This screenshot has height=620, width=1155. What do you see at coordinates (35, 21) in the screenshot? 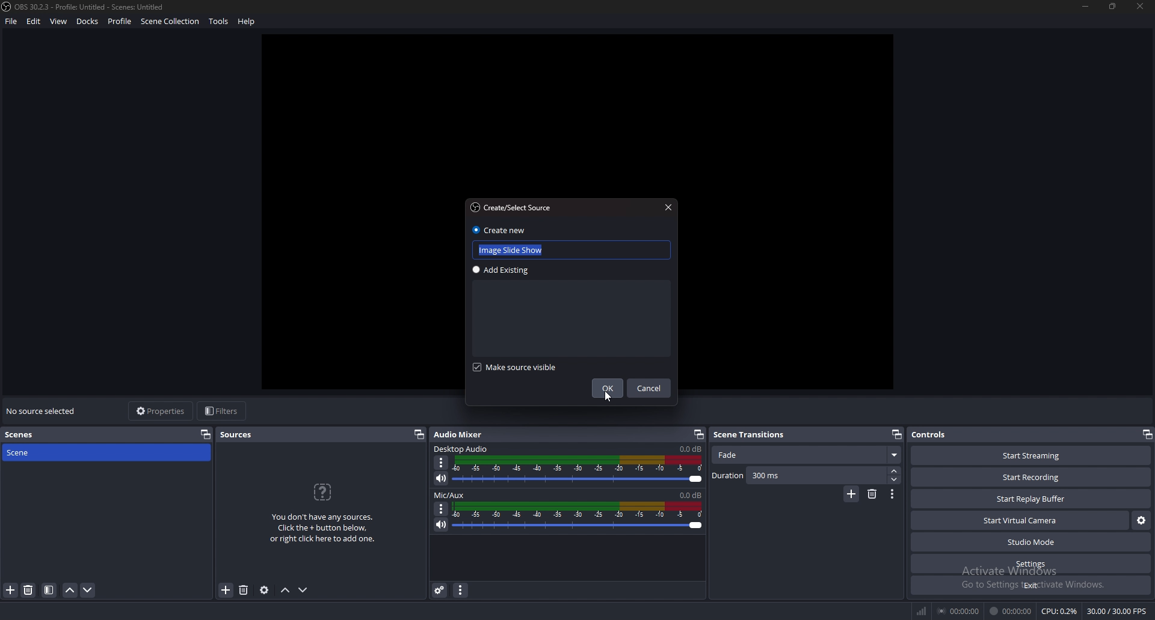
I see `edit` at bounding box center [35, 21].